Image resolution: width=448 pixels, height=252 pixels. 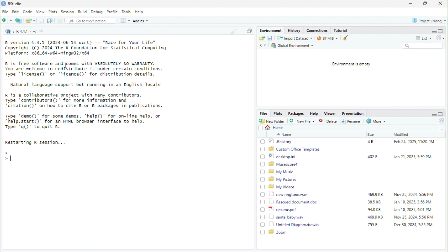 I want to click on Tools, so click(x=127, y=12).